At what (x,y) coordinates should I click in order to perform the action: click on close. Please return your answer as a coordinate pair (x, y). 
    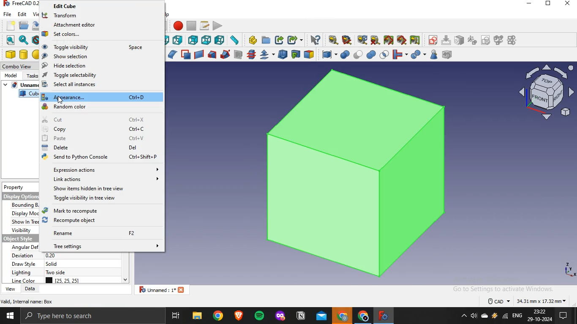
    Looking at the image, I should click on (568, 4).